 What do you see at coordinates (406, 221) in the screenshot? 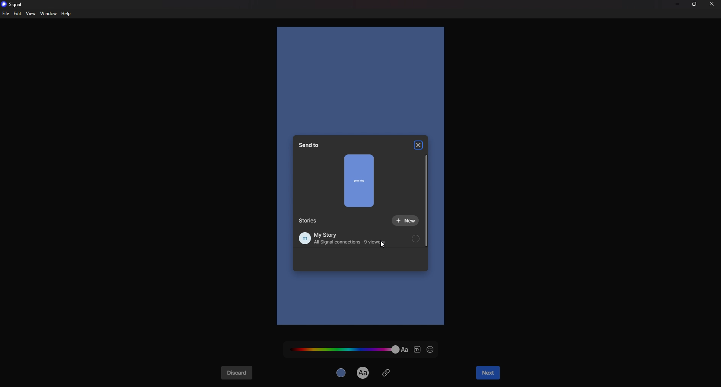
I see `new` at bounding box center [406, 221].